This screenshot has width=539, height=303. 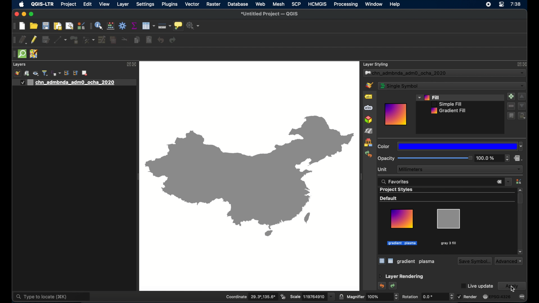 I want to click on toggle mouse extents and display position, so click(x=283, y=296).